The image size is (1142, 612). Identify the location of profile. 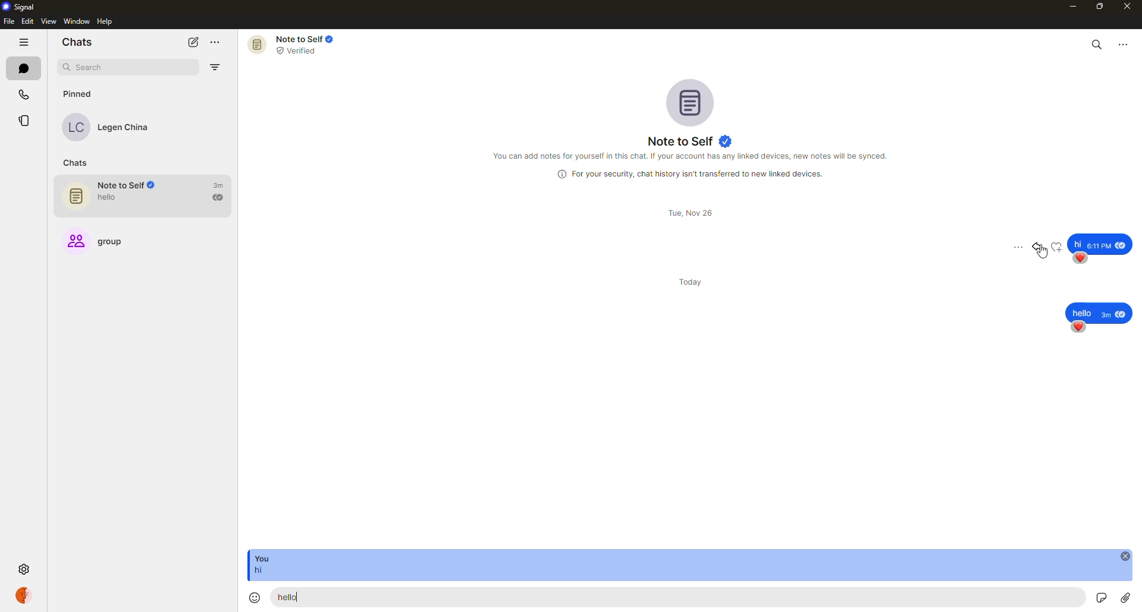
(29, 595).